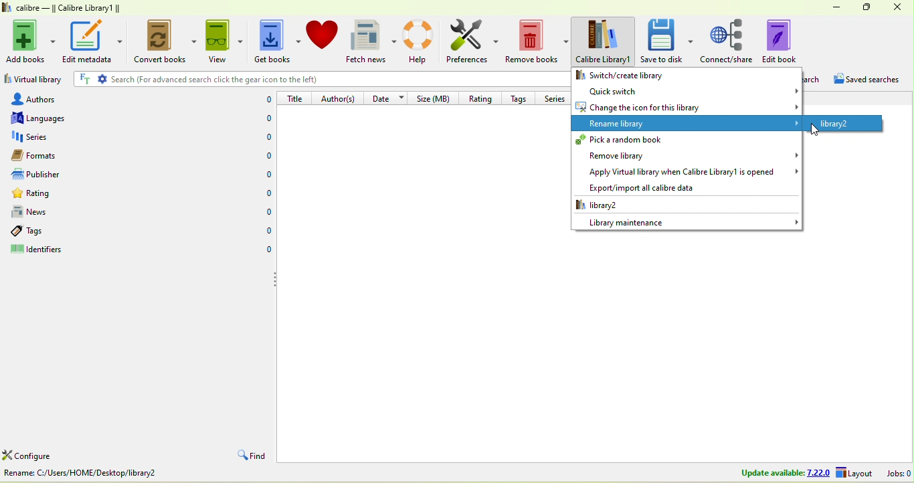 The width and height of the screenshot is (914, 483). Describe the element at coordinates (56, 137) in the screenshot. I see `series` at that location.